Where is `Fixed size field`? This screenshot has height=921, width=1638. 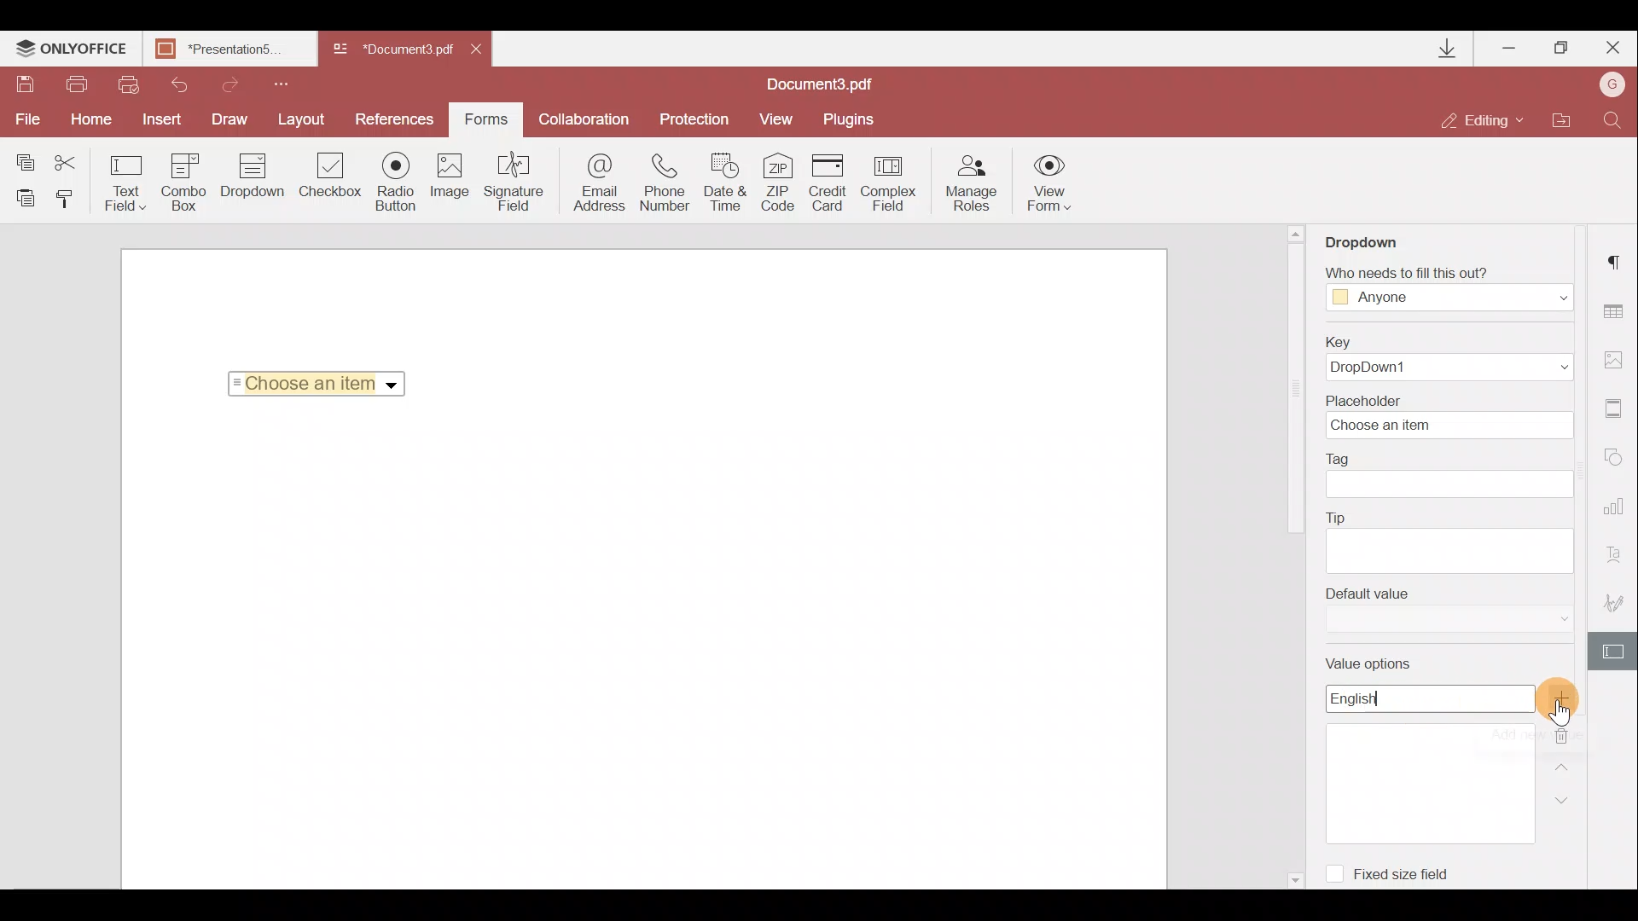
Fixed size field is located at coordinates (1396, 871).